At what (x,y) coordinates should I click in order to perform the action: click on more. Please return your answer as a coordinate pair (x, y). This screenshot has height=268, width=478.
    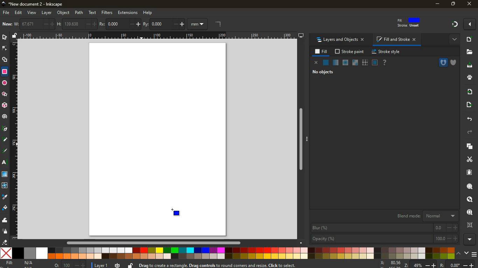
    Looking at the image, I should click on (471, 239).